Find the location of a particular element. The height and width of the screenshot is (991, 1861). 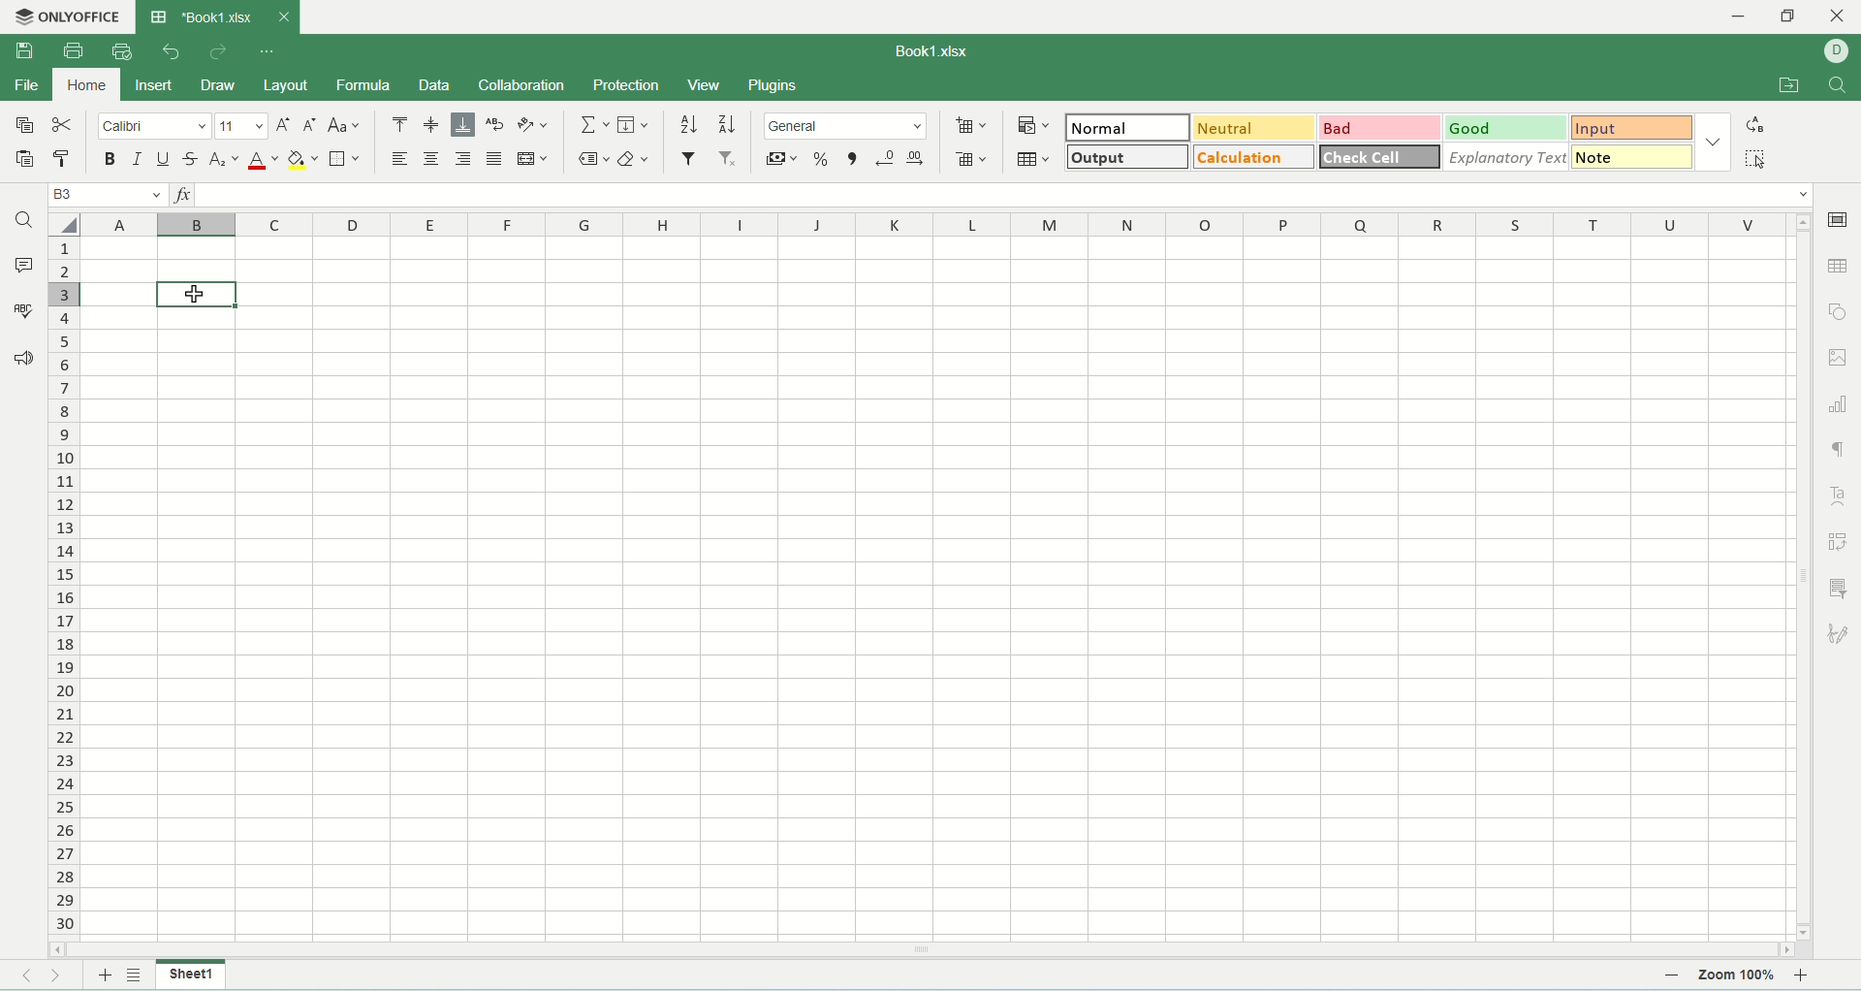

italic is located at coordinates (137, 160).